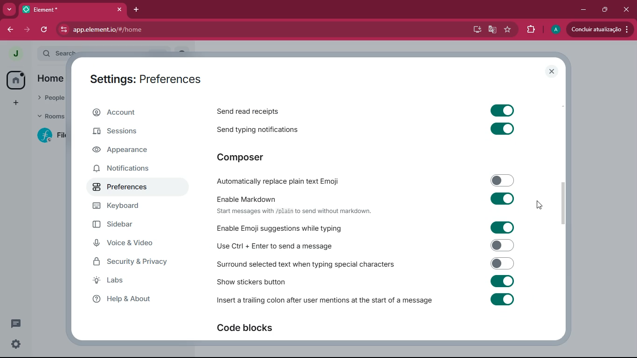 This screenshot has height=358, width=637. I want to click on minimize, so click(582, 10).